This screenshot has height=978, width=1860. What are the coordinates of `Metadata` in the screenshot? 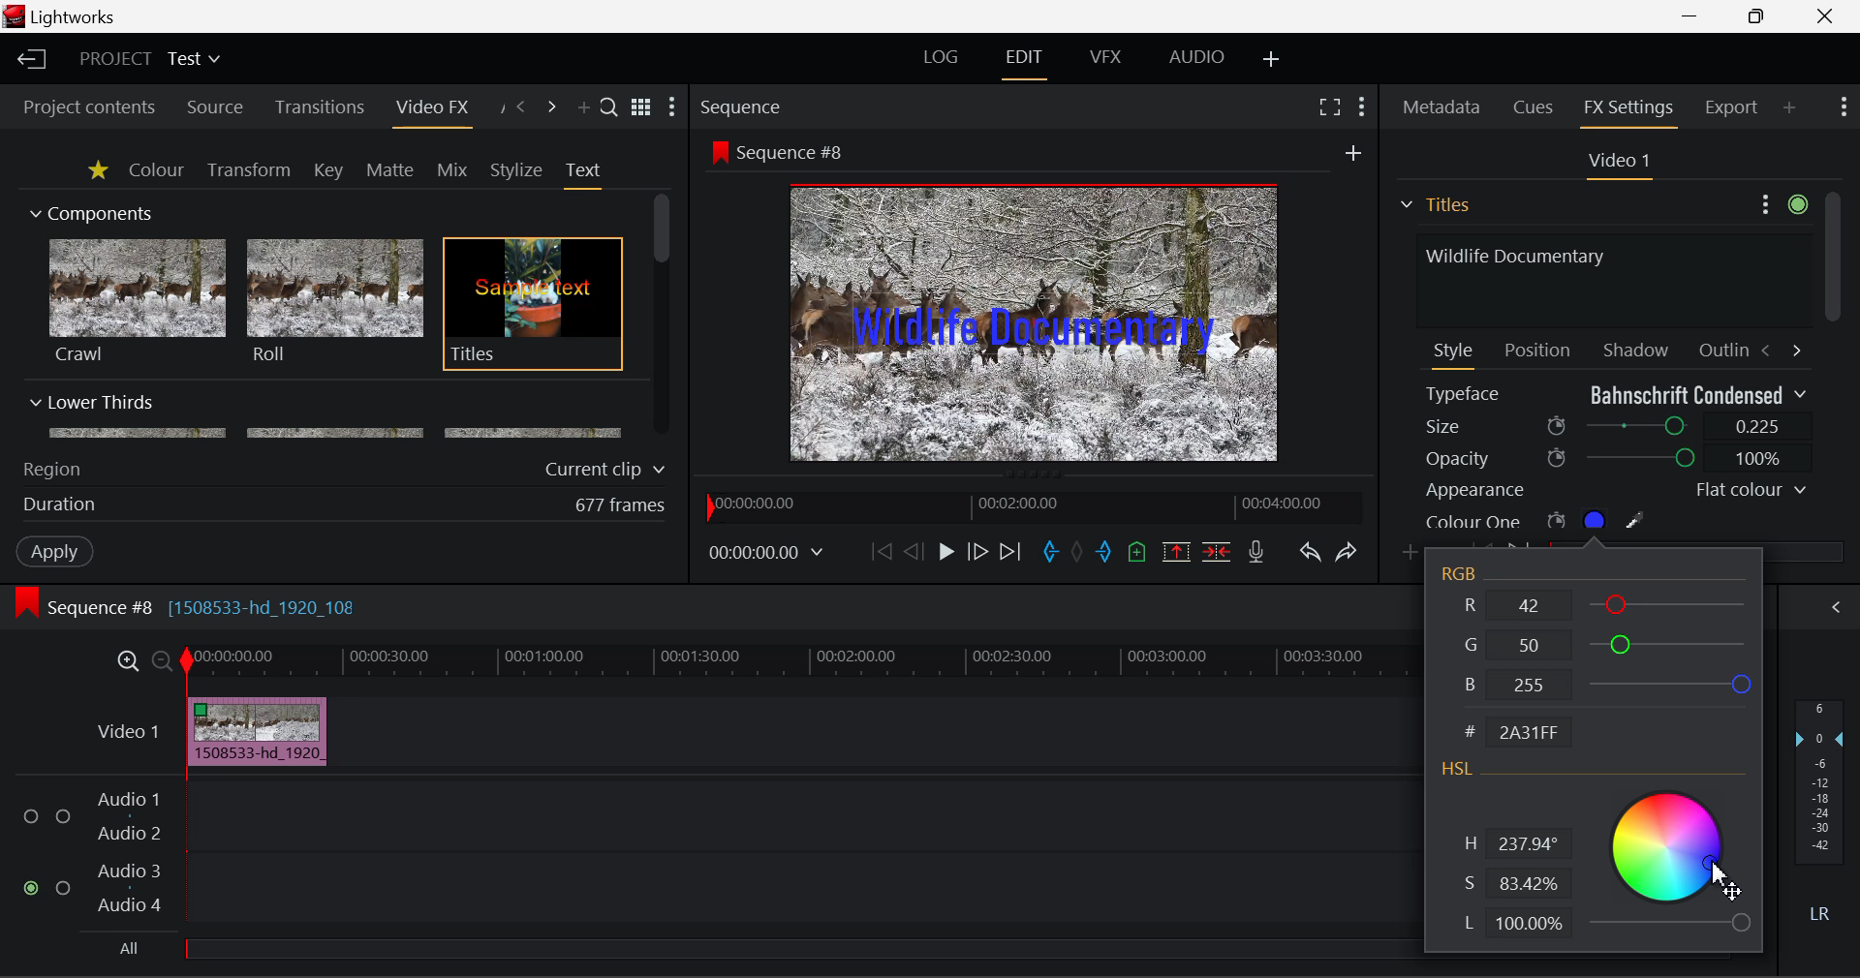 It's located at (1442, 109).